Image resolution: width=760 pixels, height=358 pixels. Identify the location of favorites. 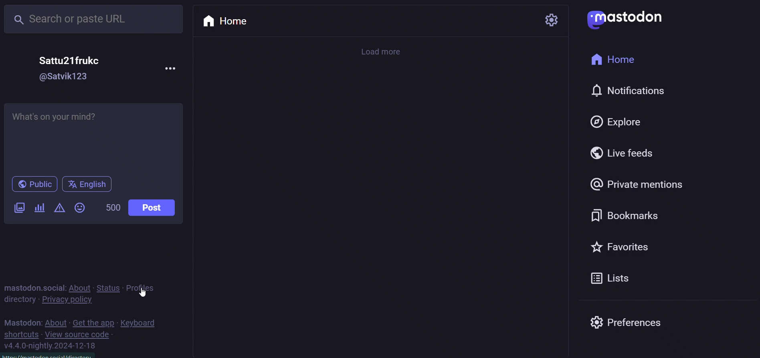
(627, 246).